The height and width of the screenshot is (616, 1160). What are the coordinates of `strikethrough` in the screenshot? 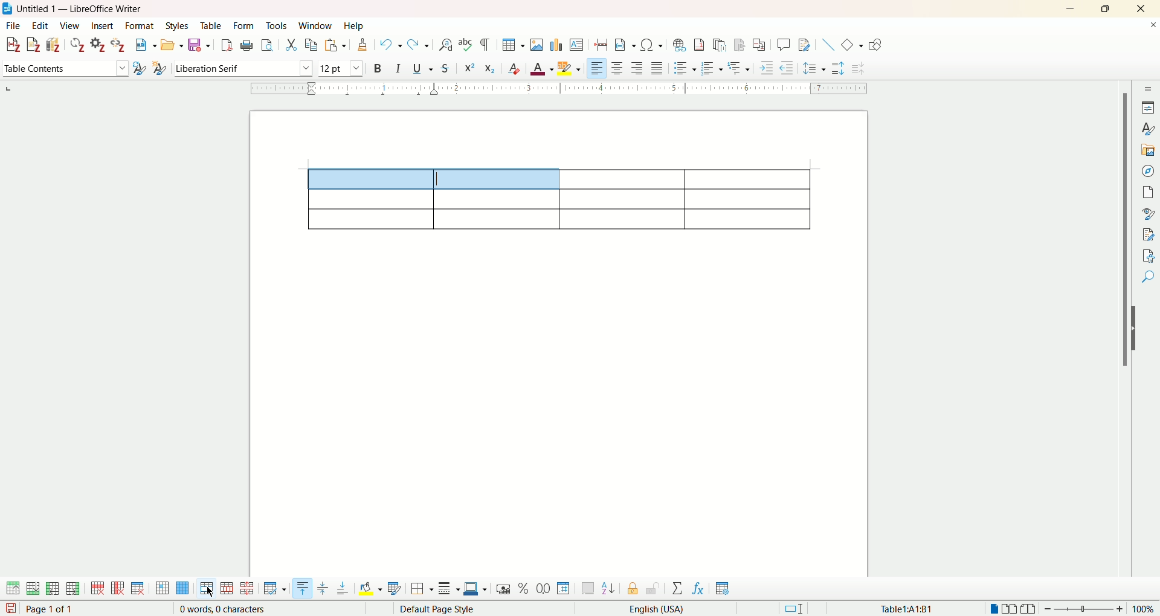 It's located at (446, 68).